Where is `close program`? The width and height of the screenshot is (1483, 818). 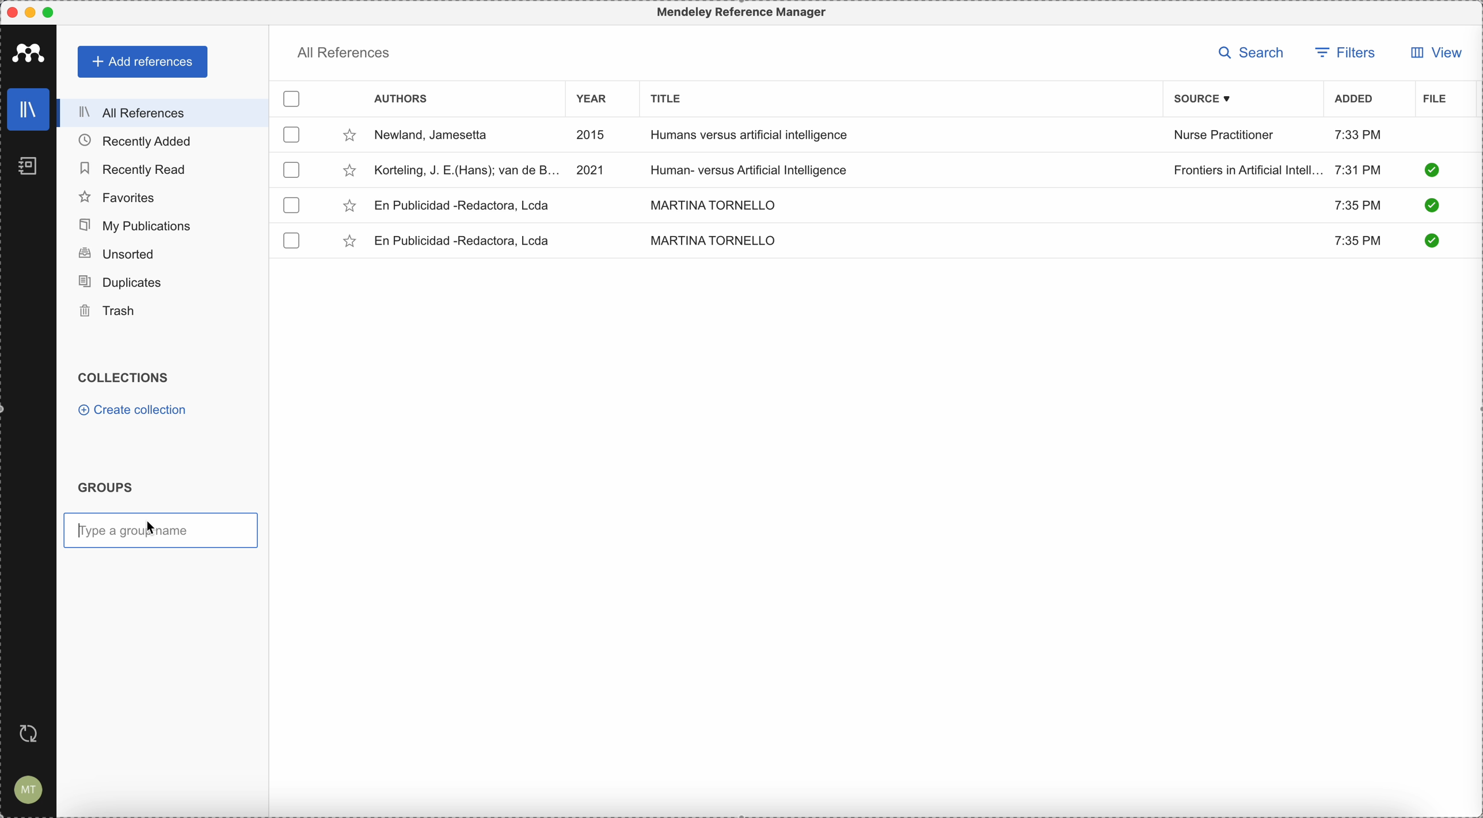
close program is located at coordinates (12, 13).